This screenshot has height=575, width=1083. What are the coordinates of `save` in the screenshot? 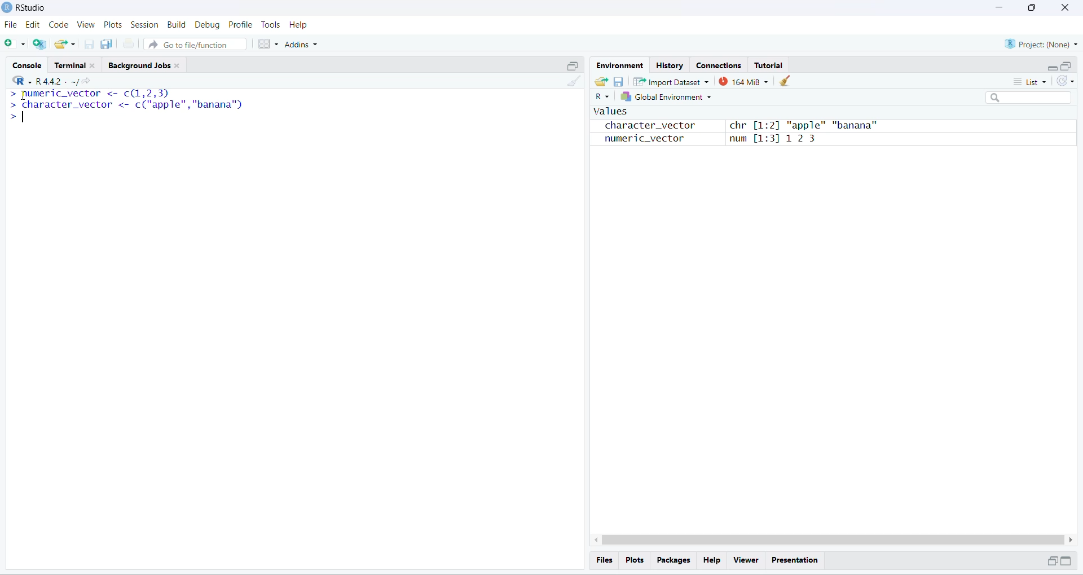 It's located at (618, 82).